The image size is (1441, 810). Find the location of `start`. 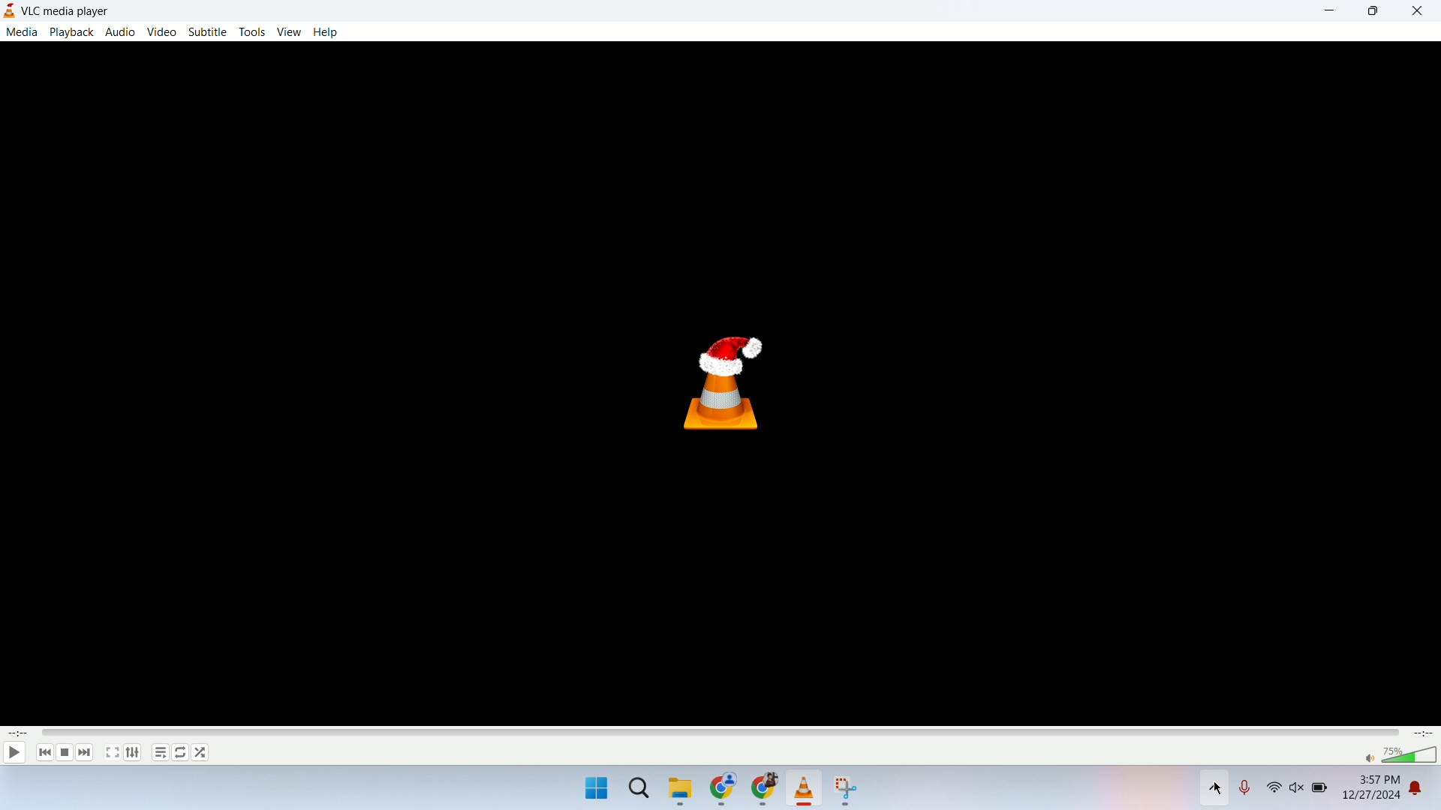

start is located at coordinates (595, 790).